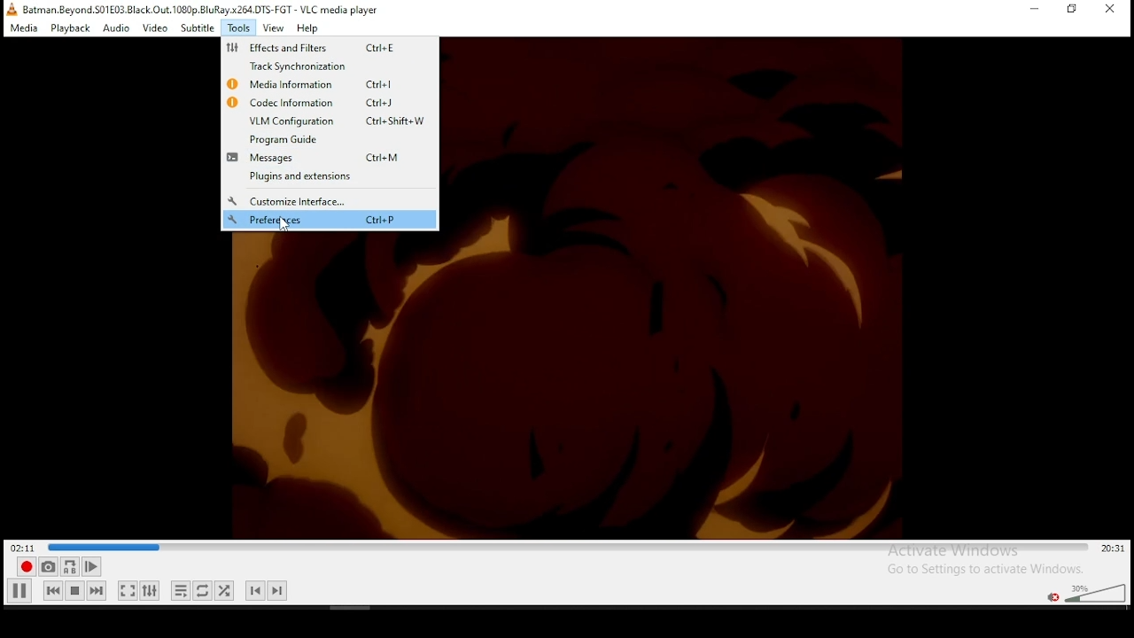 This screenshot has height=638, width=1134. I want to click on program guide, so click(303, 138).